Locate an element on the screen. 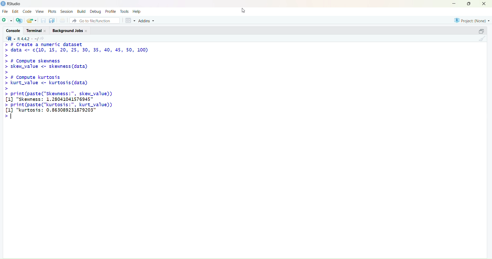 The height and width of the screenshot is (259, 492). Clear Console (Ctrl + L) is located at coordinates (481, 40).